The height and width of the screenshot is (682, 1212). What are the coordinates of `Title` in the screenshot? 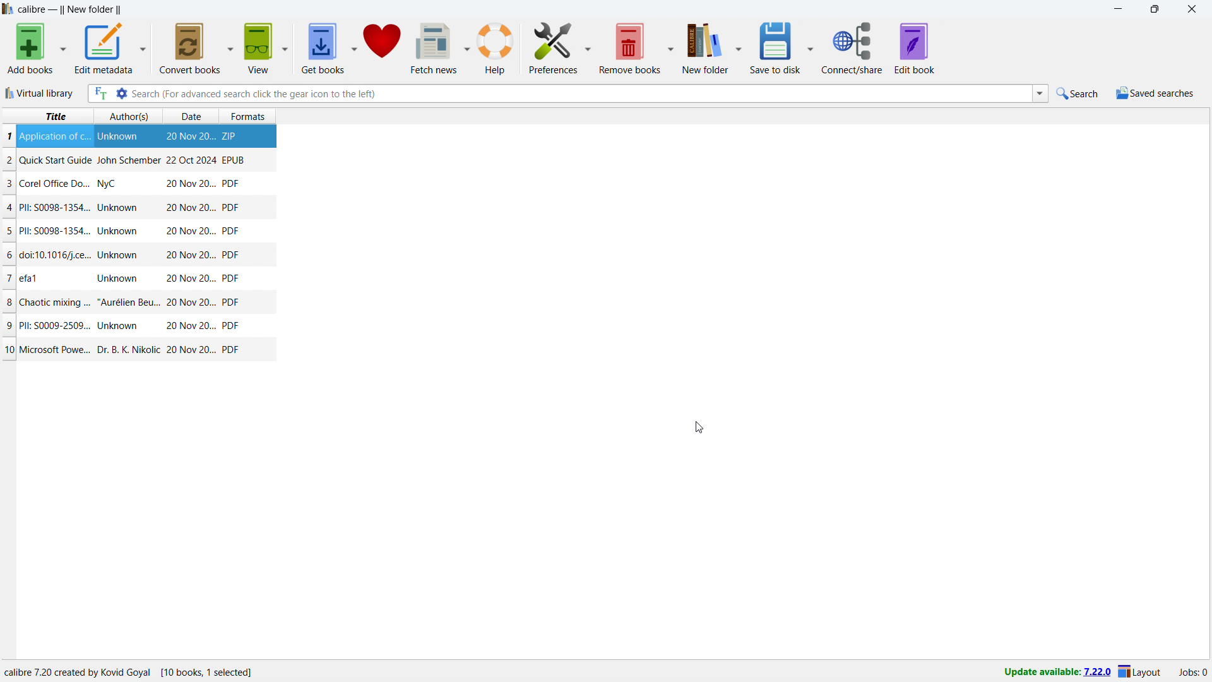 It's located at (55, 207).